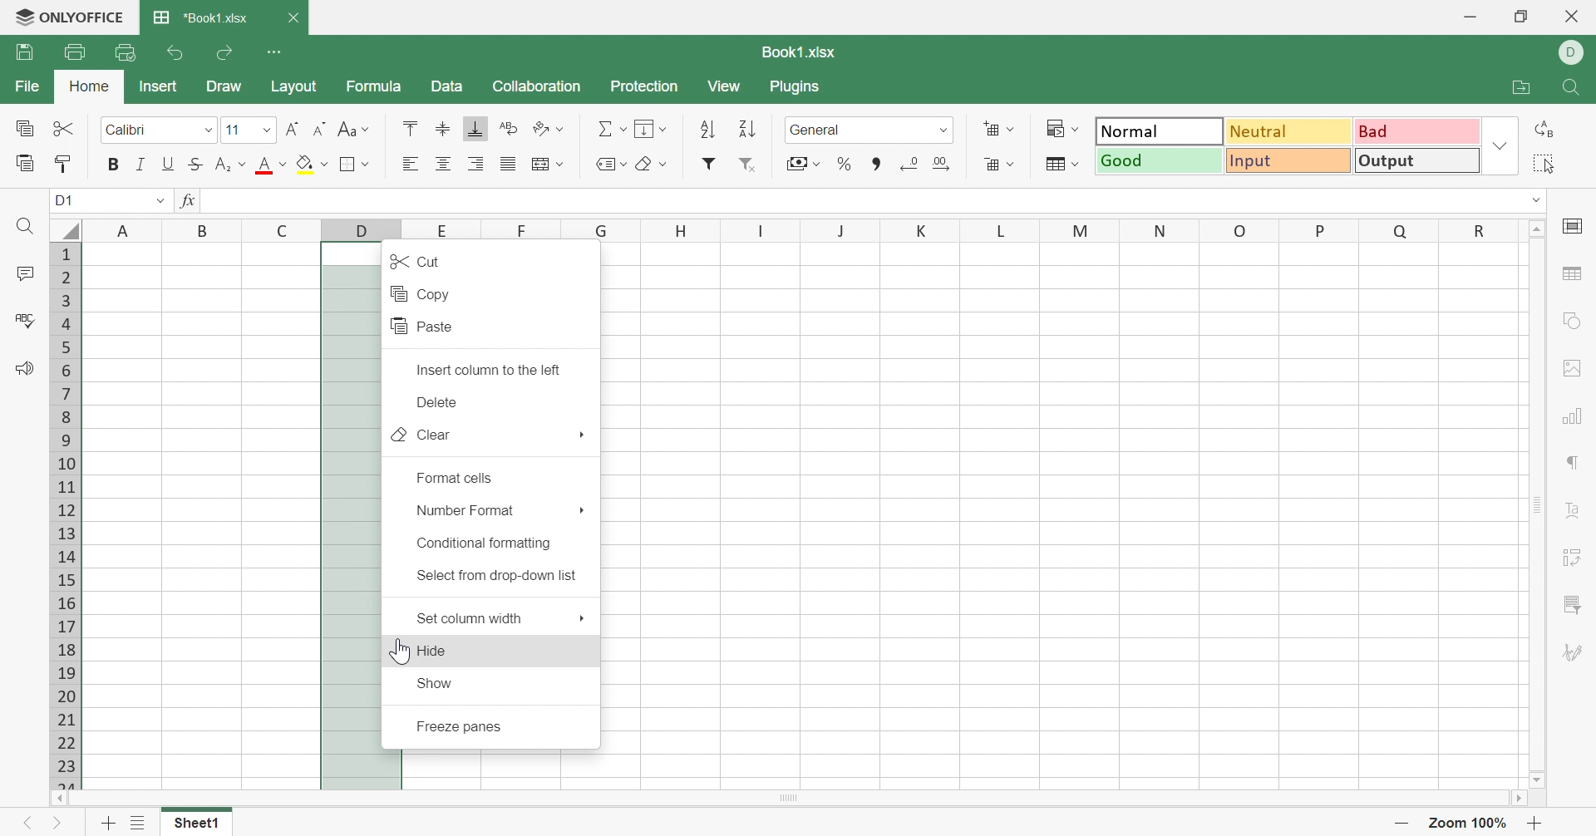 The width and height of the screenshot is (1596, 836). Describe the element at coordinates (1571, 230) in the screenshot. I see `Slide settings` at that location.